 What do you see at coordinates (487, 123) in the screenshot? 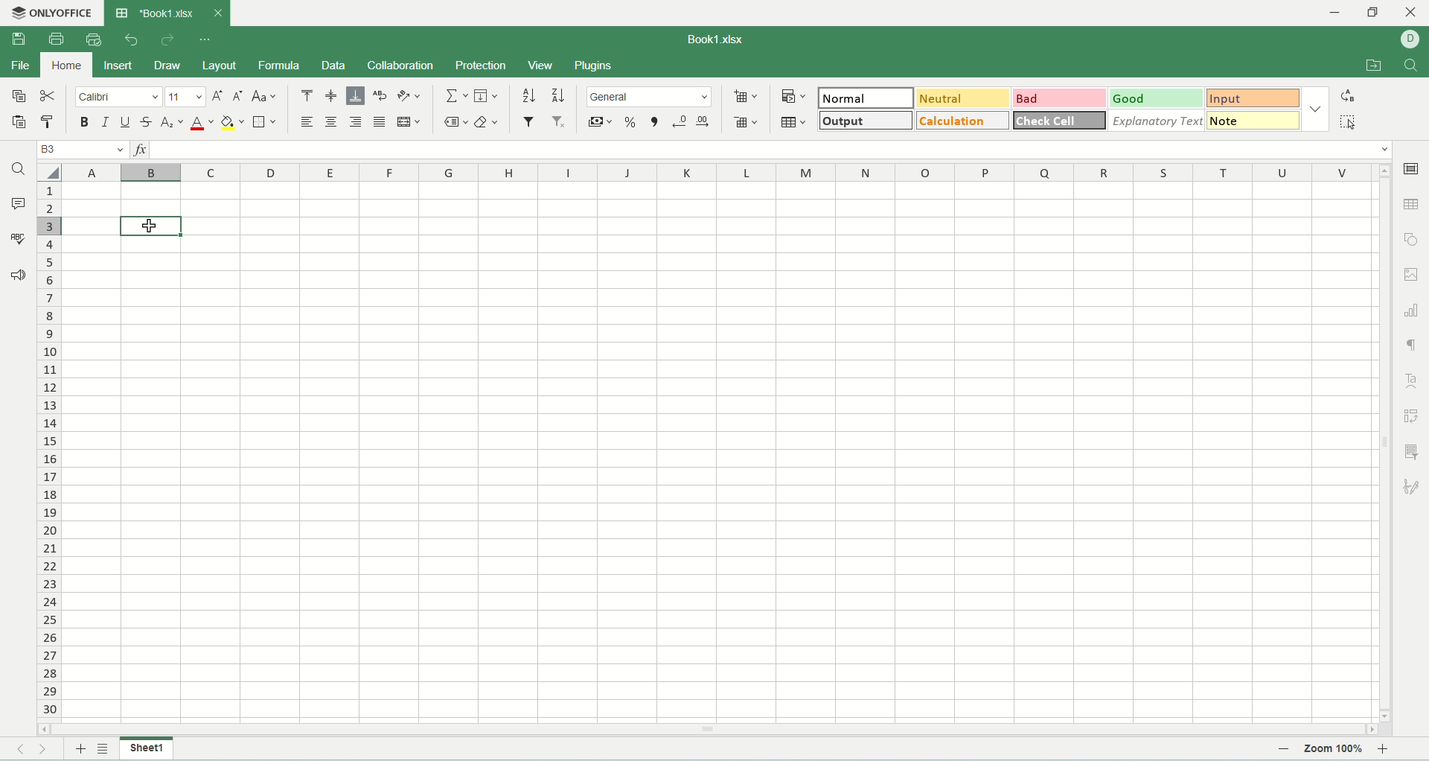
I see `clear` at bounding box center [487, 123].